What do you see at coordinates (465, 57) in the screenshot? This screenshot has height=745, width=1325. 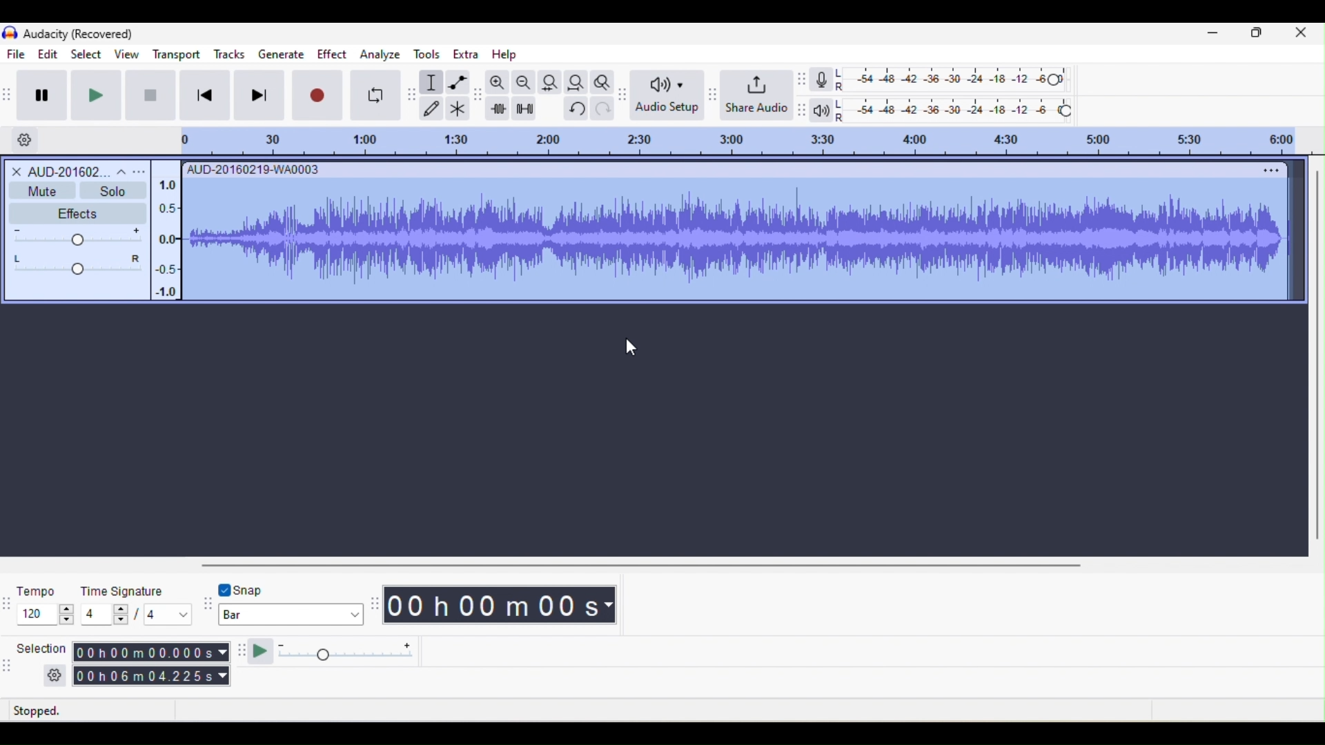 I see `extra` at bounding box center [465, 57].